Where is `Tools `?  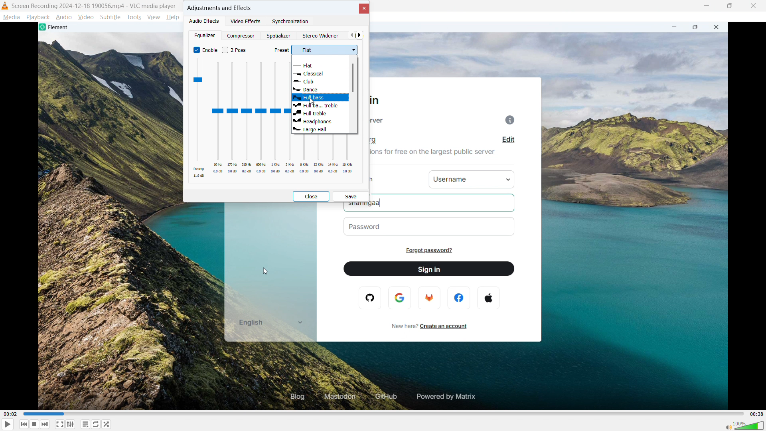 Tools  is located at coordinates (134, 17).